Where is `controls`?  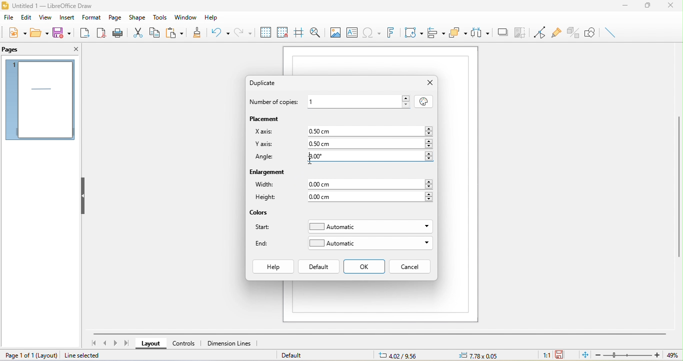
controls is located at coordinates (185, 343).